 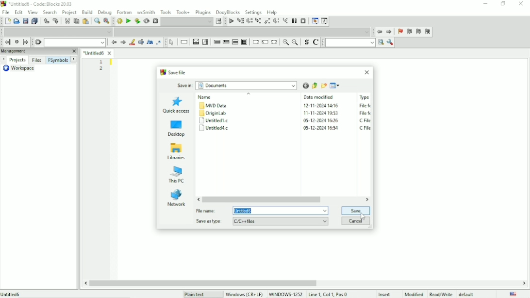 What do you see at coordinates (149, 42) in the screenshot?
I see `Match case` at bounding box center [149, 42].